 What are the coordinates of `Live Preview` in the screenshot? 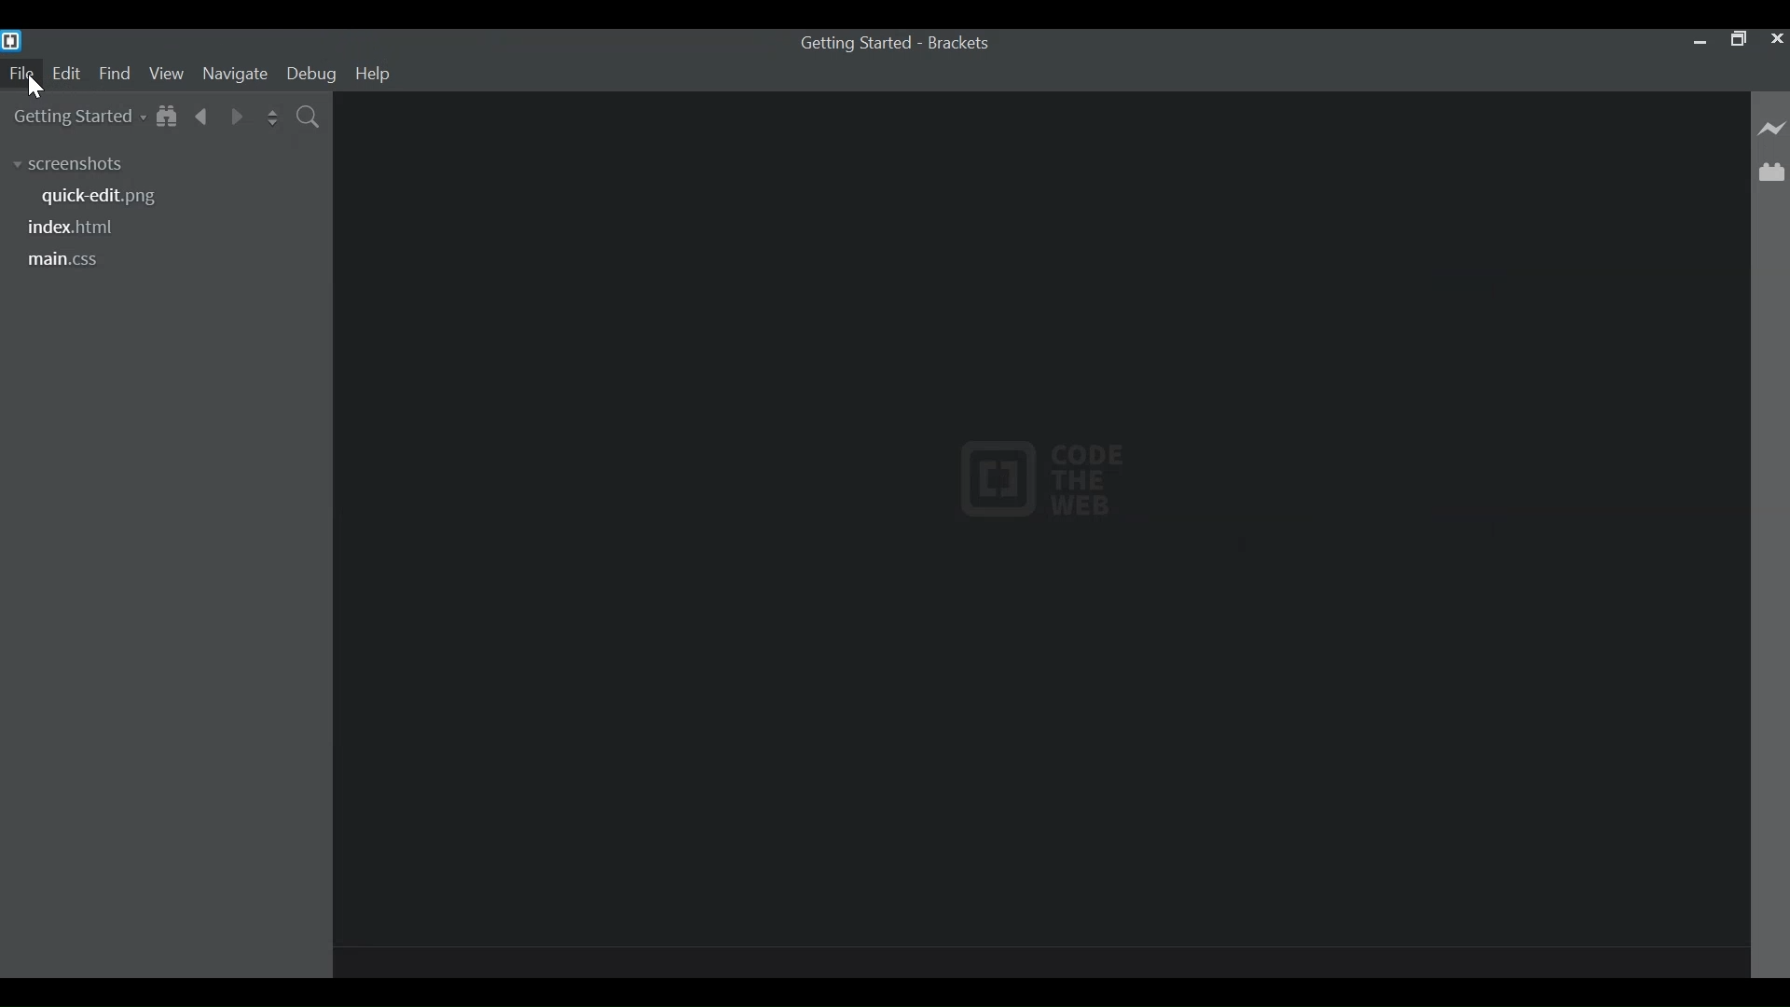 It's located at (1772, 129).